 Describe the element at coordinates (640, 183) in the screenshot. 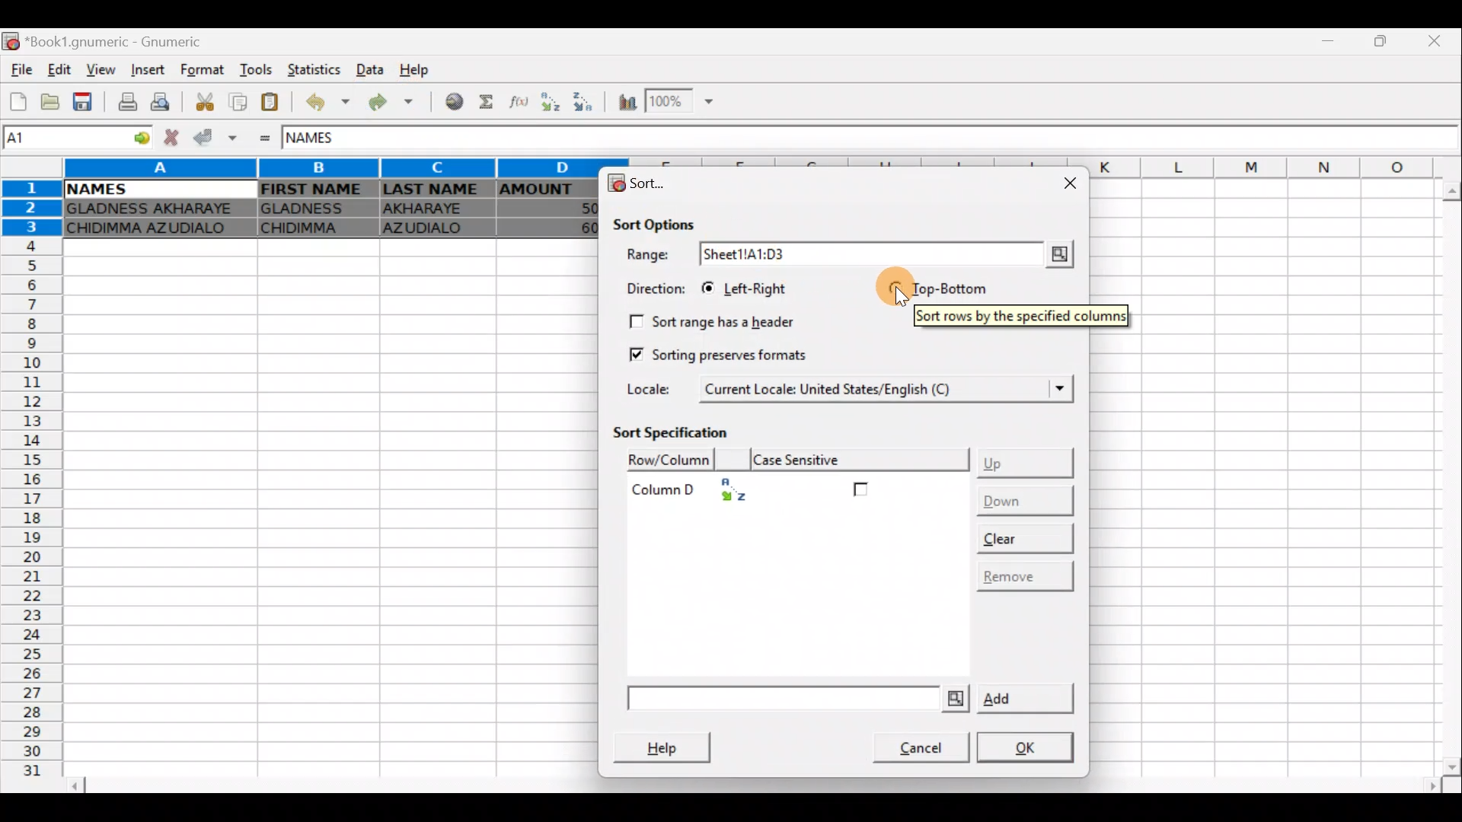

I see `Sort` at that location.